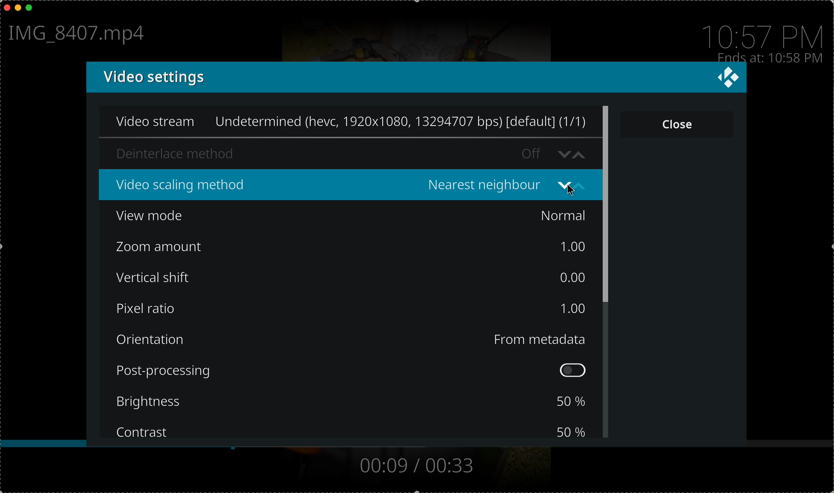 This screenshot has width=834, height=493. Describe the element at coordinates (607, 270) in the screenshot. I see `scroll bar` at that location.